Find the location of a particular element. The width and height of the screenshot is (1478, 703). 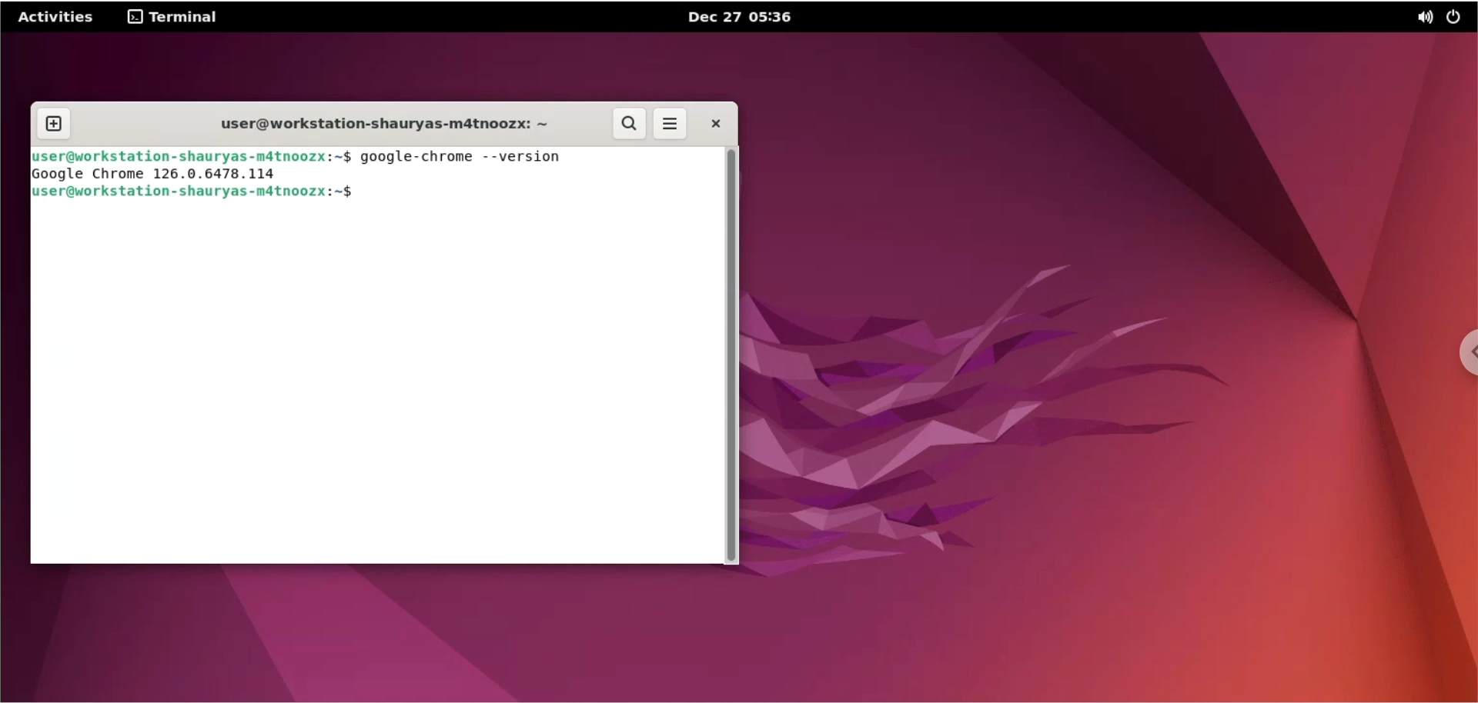

new tab is located at coordinates (53, 125).